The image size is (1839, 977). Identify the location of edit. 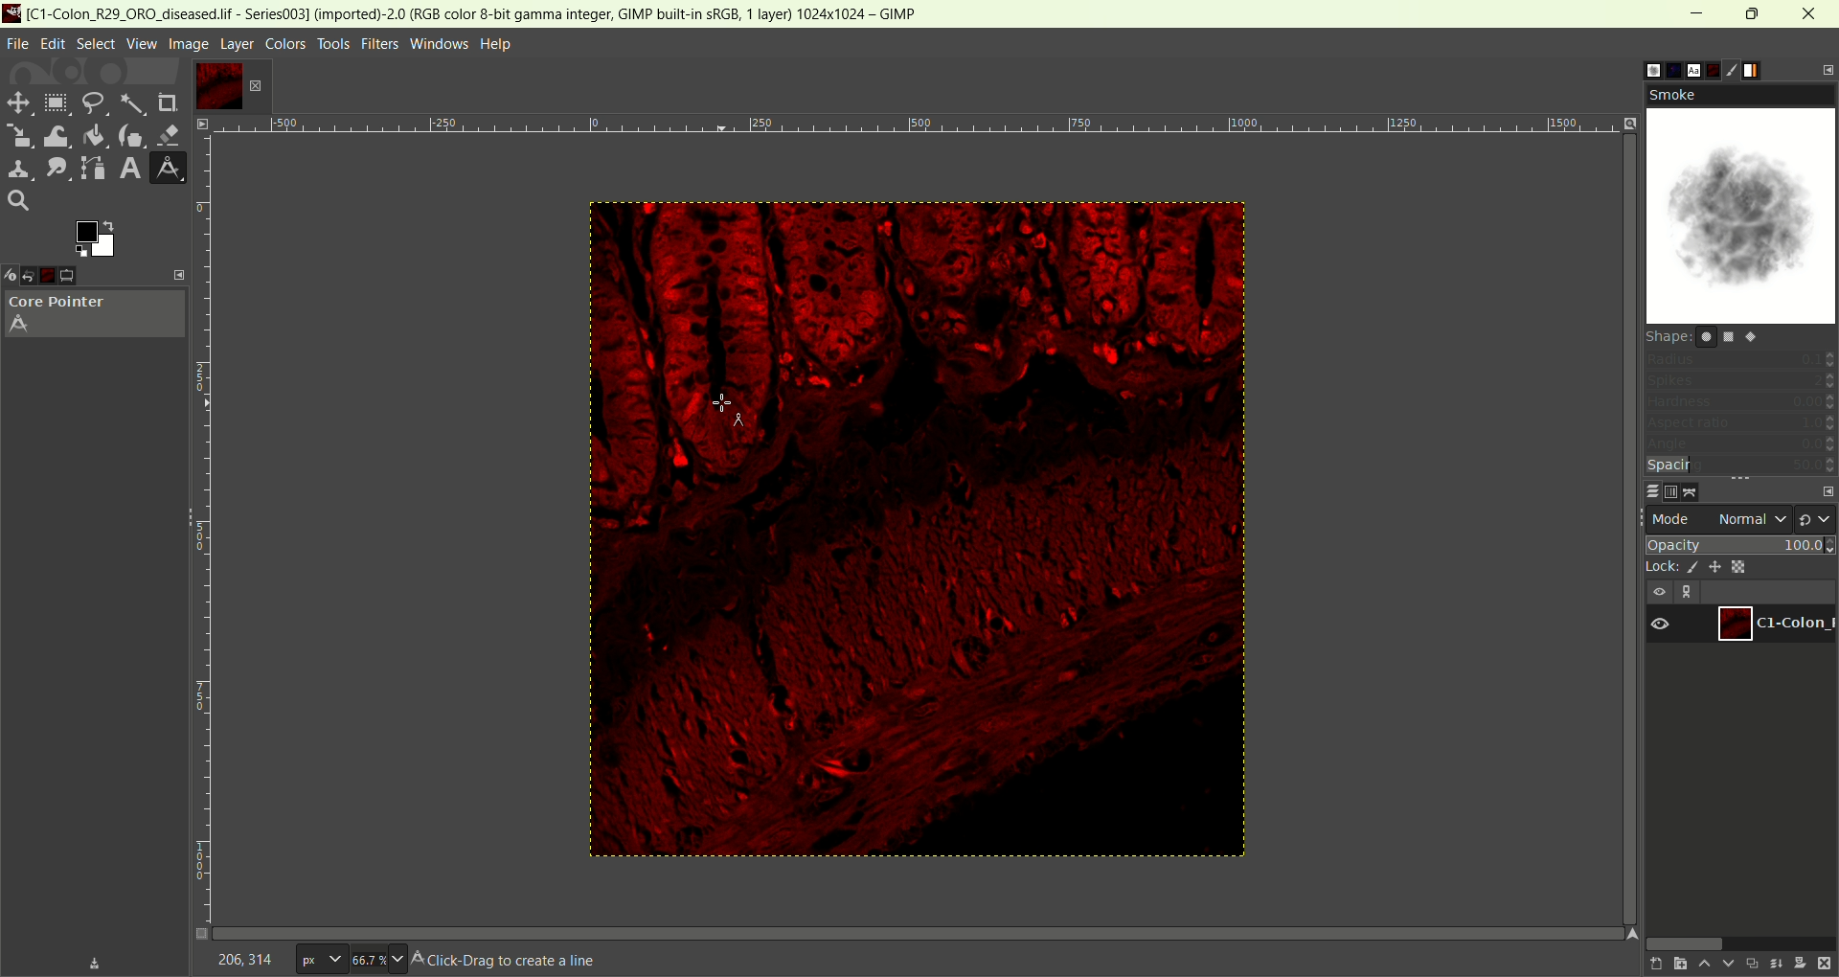
(54, 44).